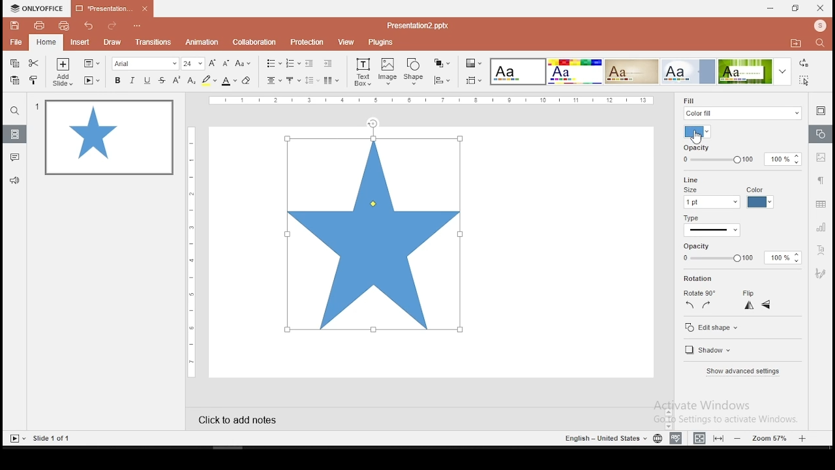 The width and height of the screenshot is (835, 470). What do you see at coordinates (796, 8) in the screenshot?
I see `restore` at bounding box center [796, 8].